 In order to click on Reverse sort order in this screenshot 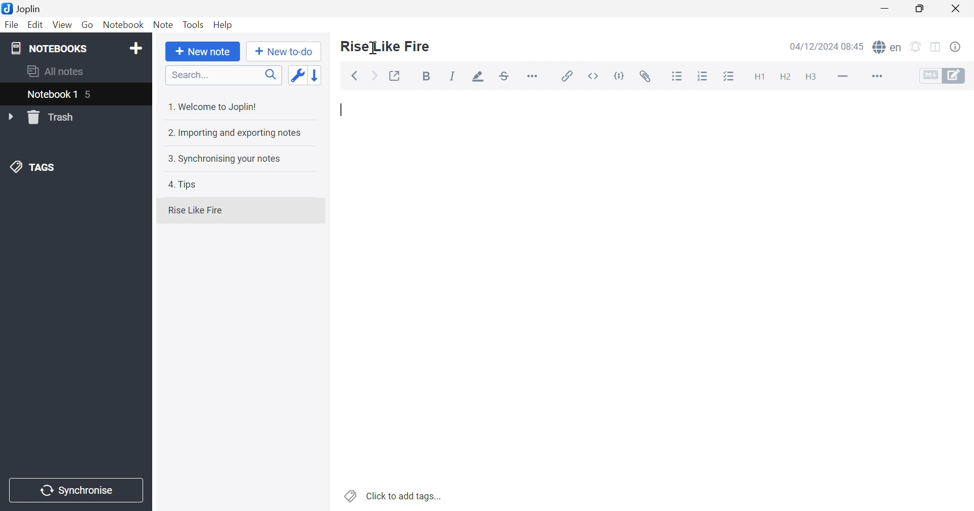, I will do `click(316, 75)`.